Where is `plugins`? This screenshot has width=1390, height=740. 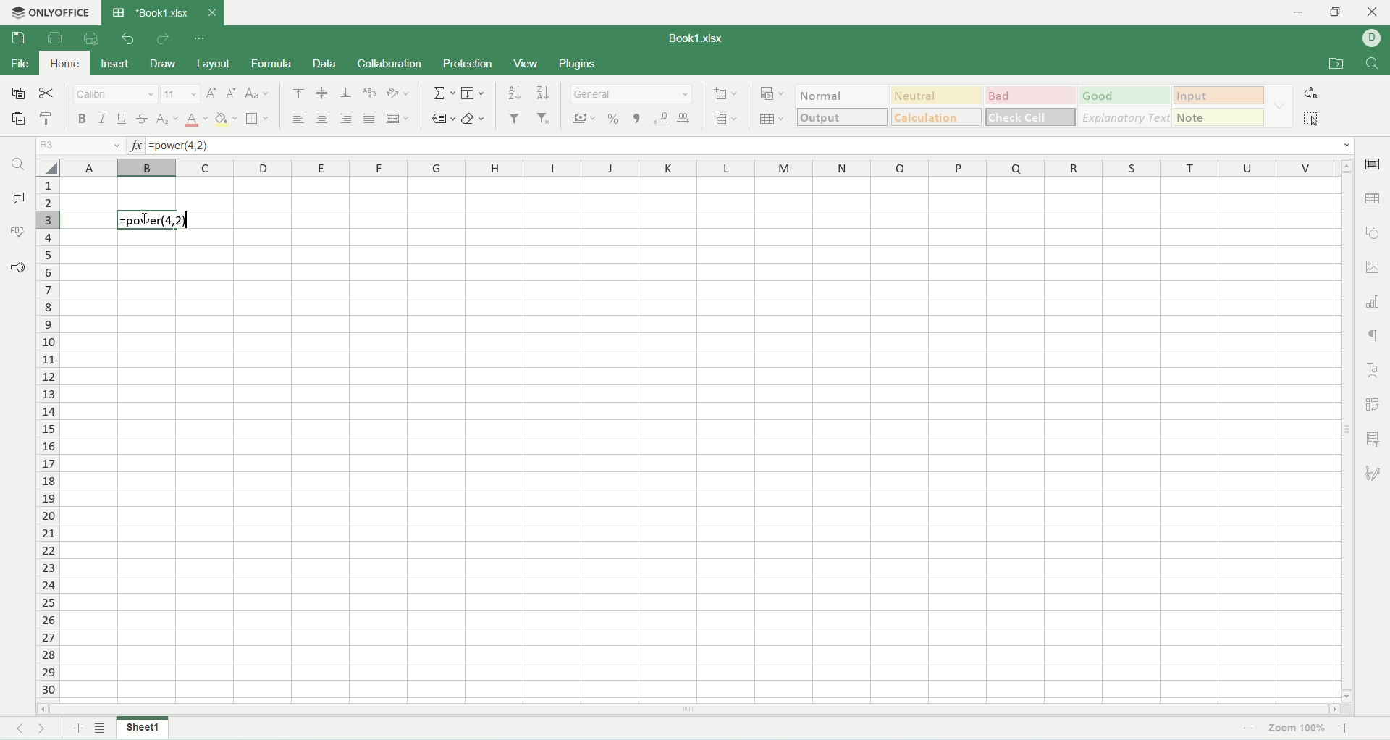 plugins is located at coordinates (578, 64).